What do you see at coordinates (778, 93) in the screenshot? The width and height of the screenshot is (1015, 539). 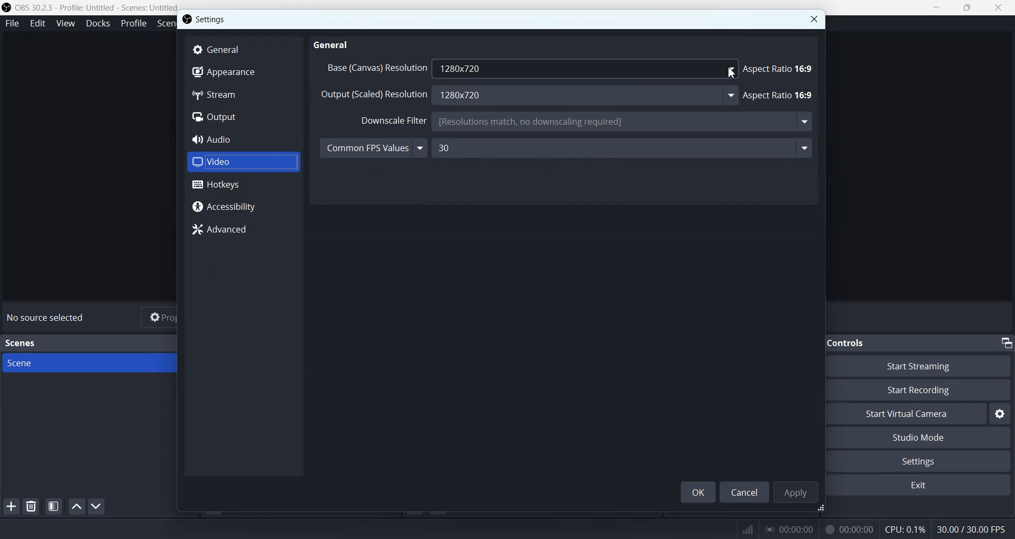 I see `aspect ratio` at bounding box center [778, 93].